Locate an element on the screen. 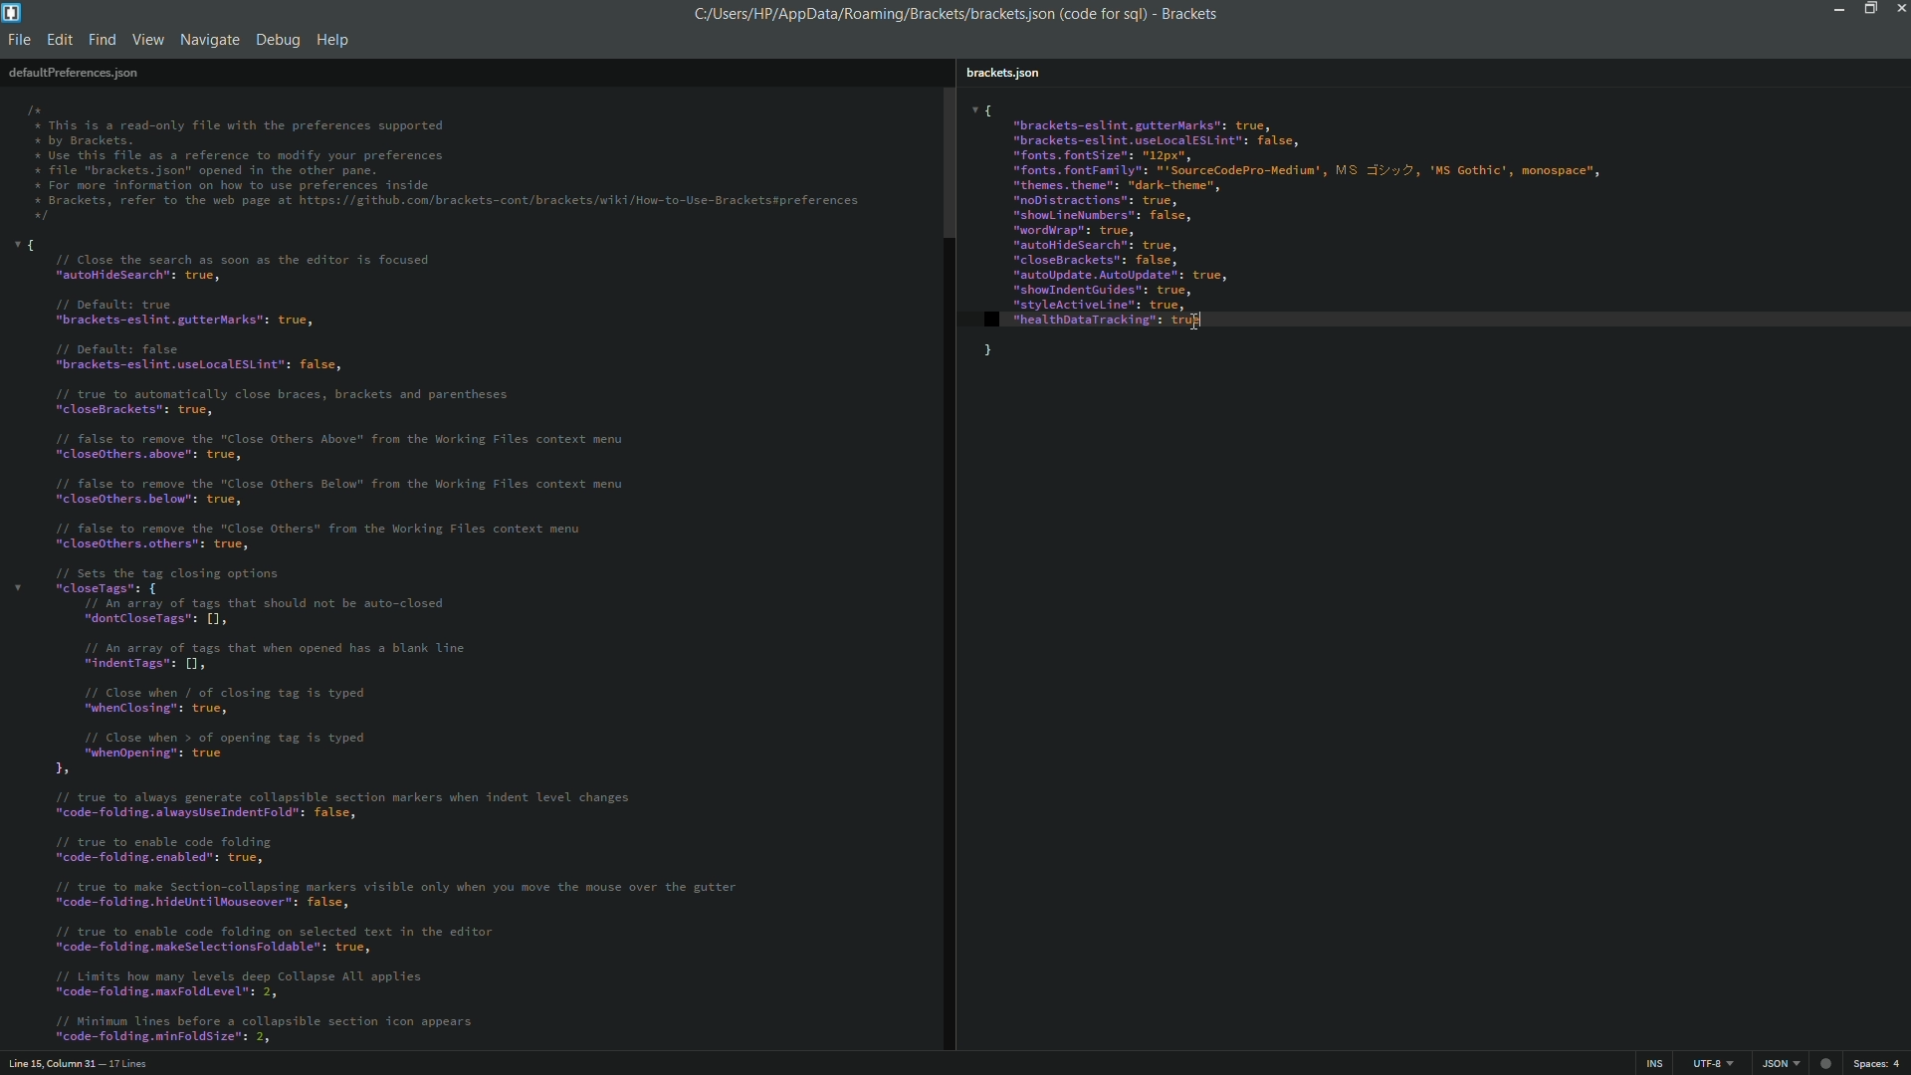 The width and height of the screenshot is (1911, 1075). App icon is located at coordinates (14, 13).